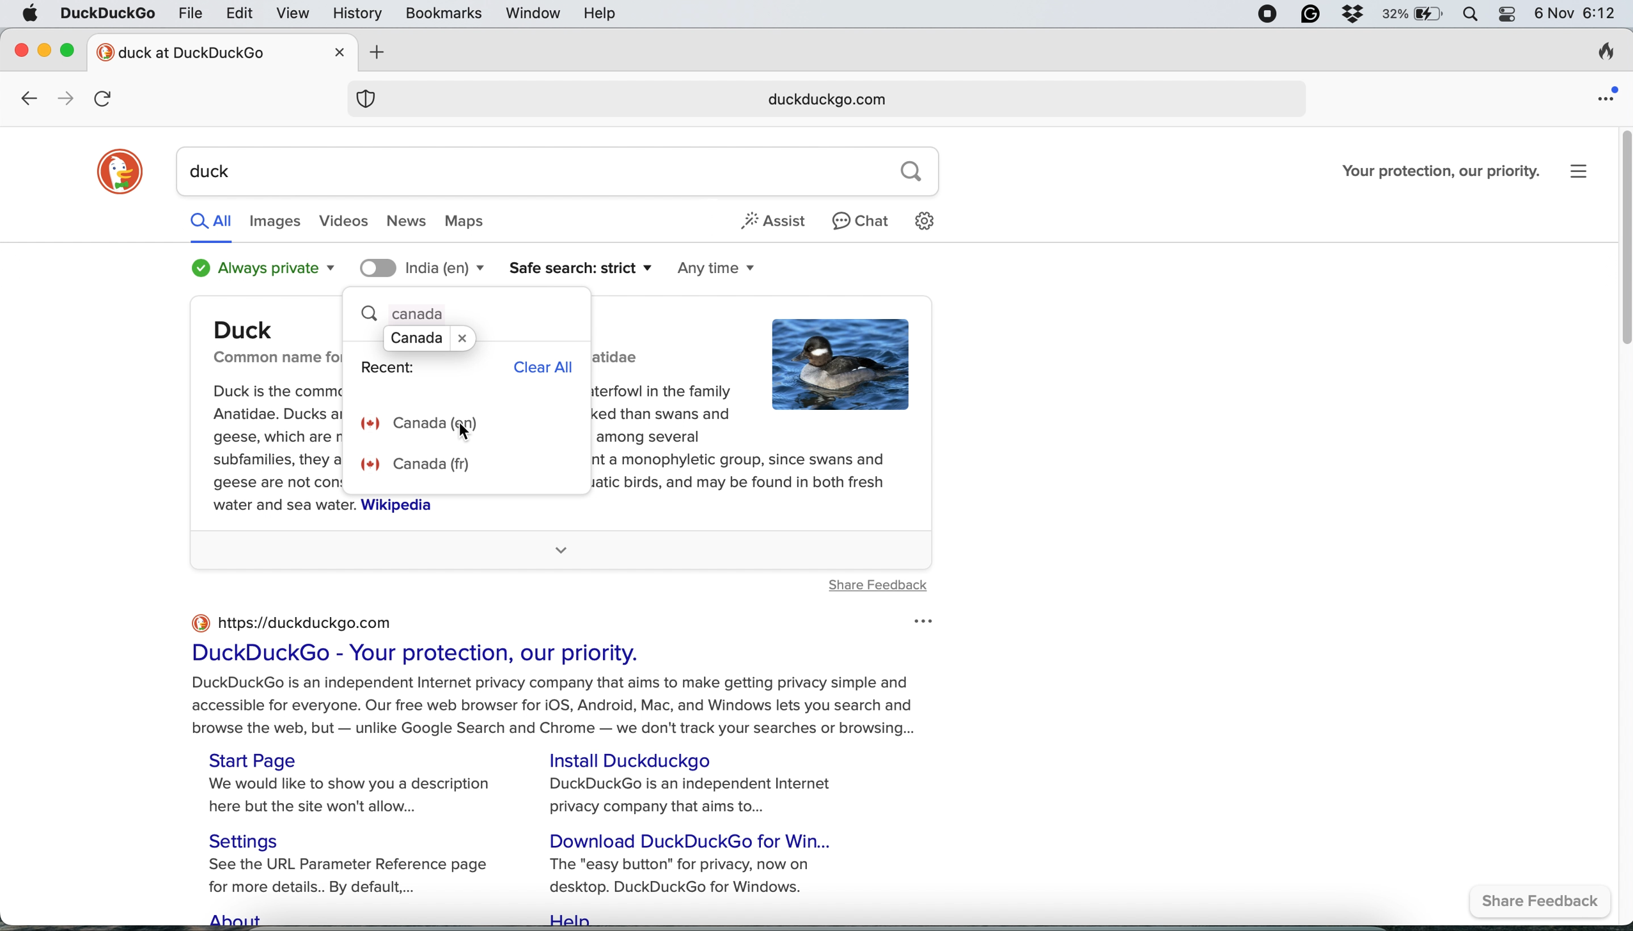 This screenshot has height=931, width=1633. What do you see at coordinates (920, 621) in the screenshot?
I see `options` at bounding box center [920, 621].